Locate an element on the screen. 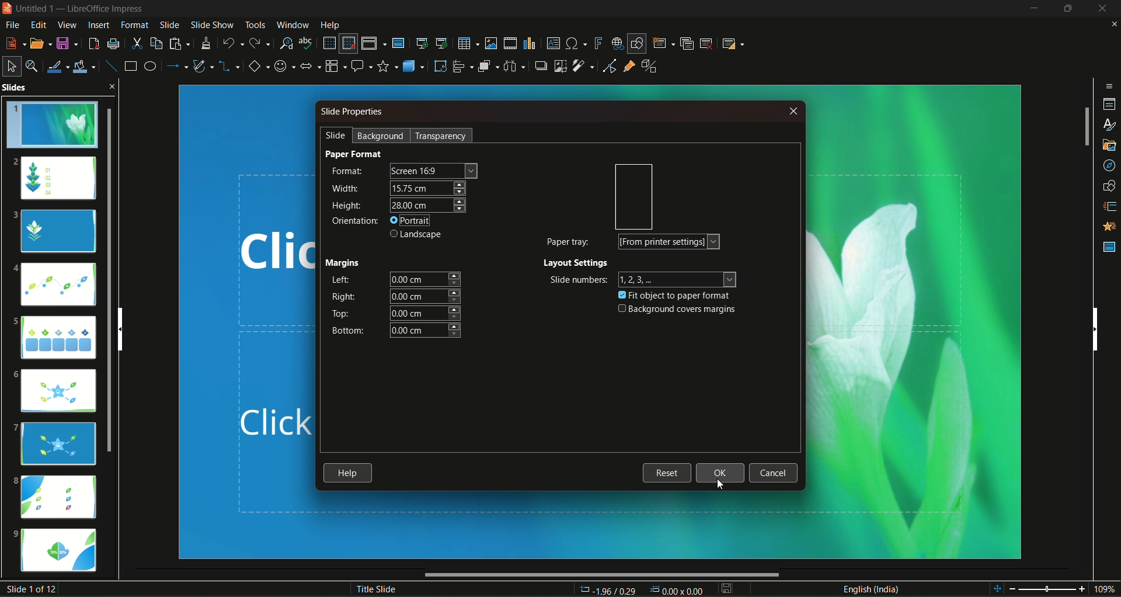  orientation is located at coordinates (632, 197).